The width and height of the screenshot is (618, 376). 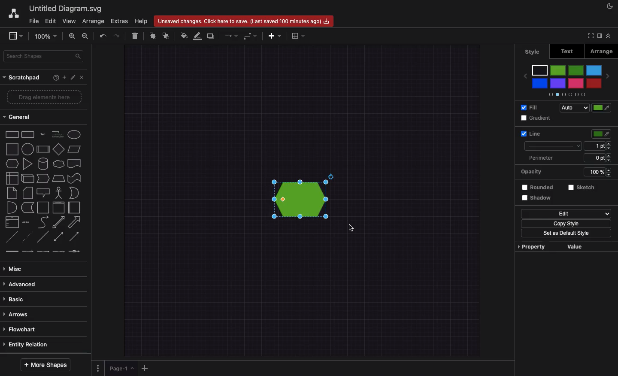 I want to click on Arrows, so click(x=18, y=314).